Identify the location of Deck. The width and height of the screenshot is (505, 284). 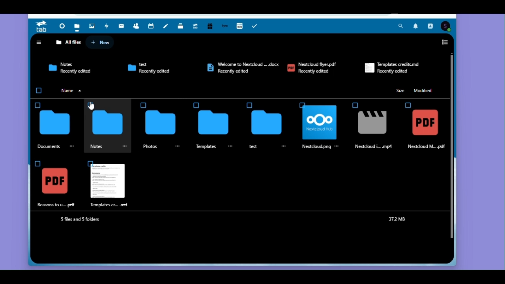
(181, 27).